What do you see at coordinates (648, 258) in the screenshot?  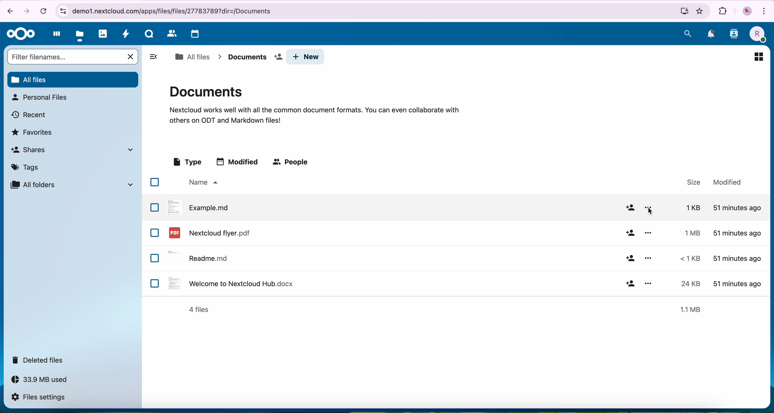 I see `options` at bounding box center [648, 258].